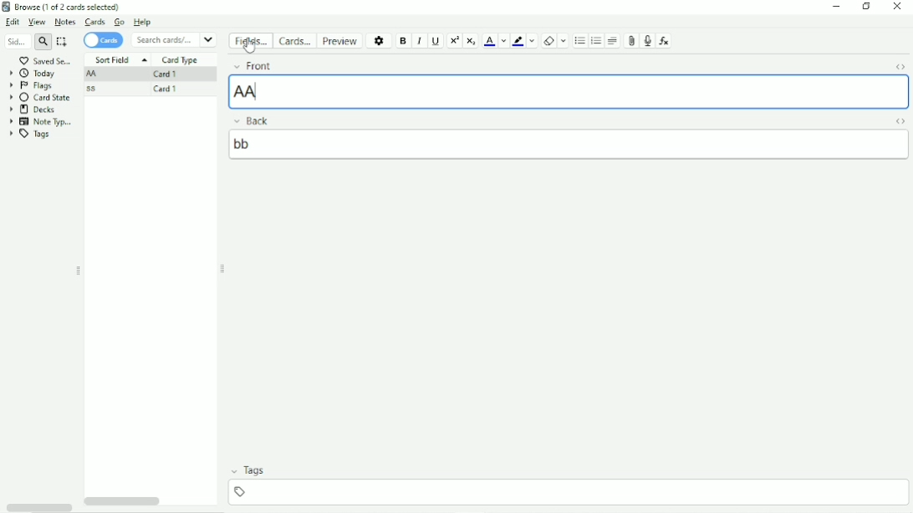 The height and width of the screenshot is (513, 913). Describe the element at coordinates (170, 74) in the screenshot. I see `Card 1` at that location.